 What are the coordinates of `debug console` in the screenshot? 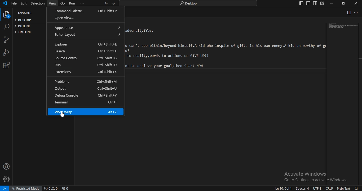 It's located at (86, 96).